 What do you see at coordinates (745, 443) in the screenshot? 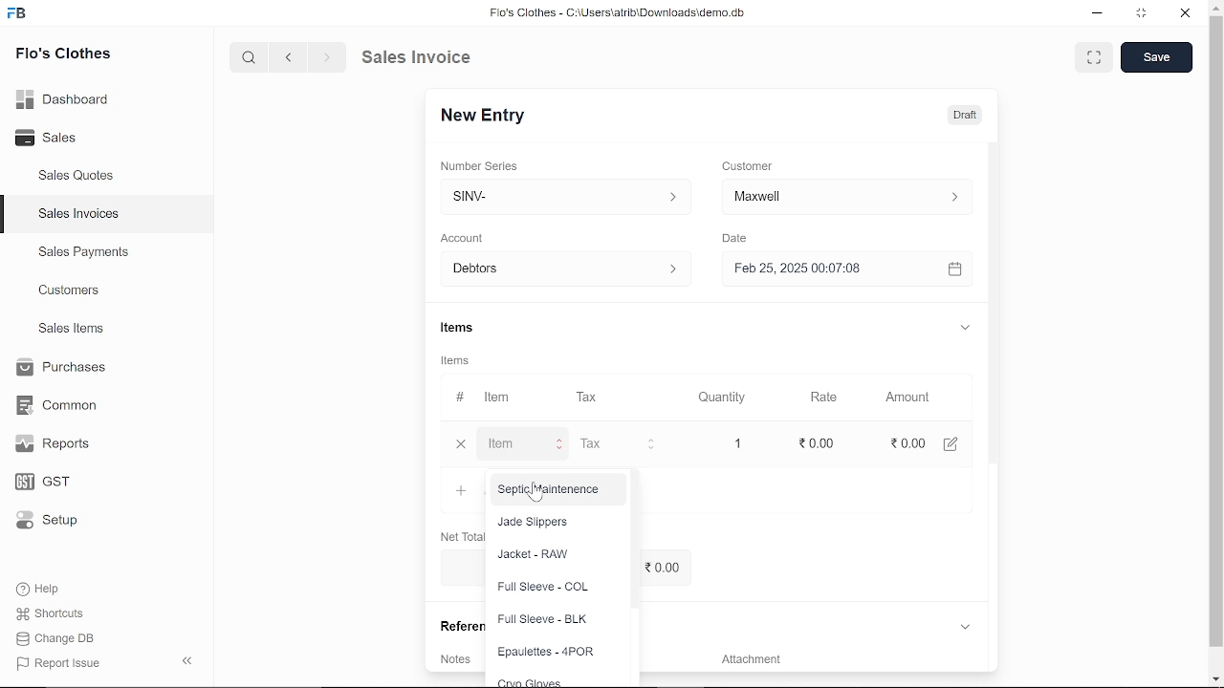
I see `1` at bounding box center [745, 443].